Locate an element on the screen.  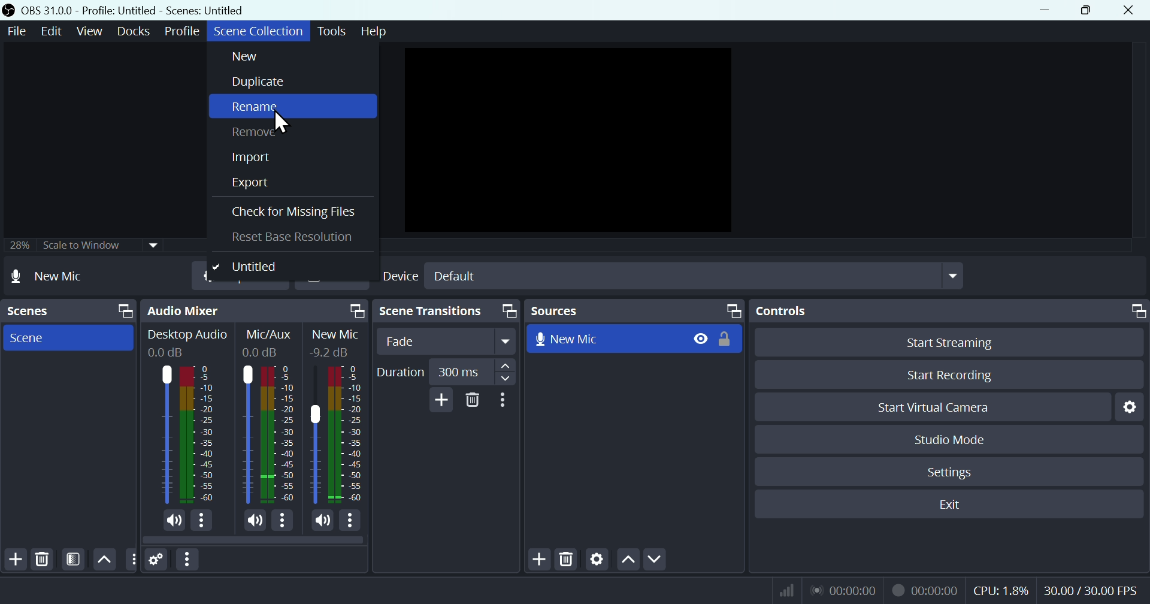
up is located at coordinates (104, 557).